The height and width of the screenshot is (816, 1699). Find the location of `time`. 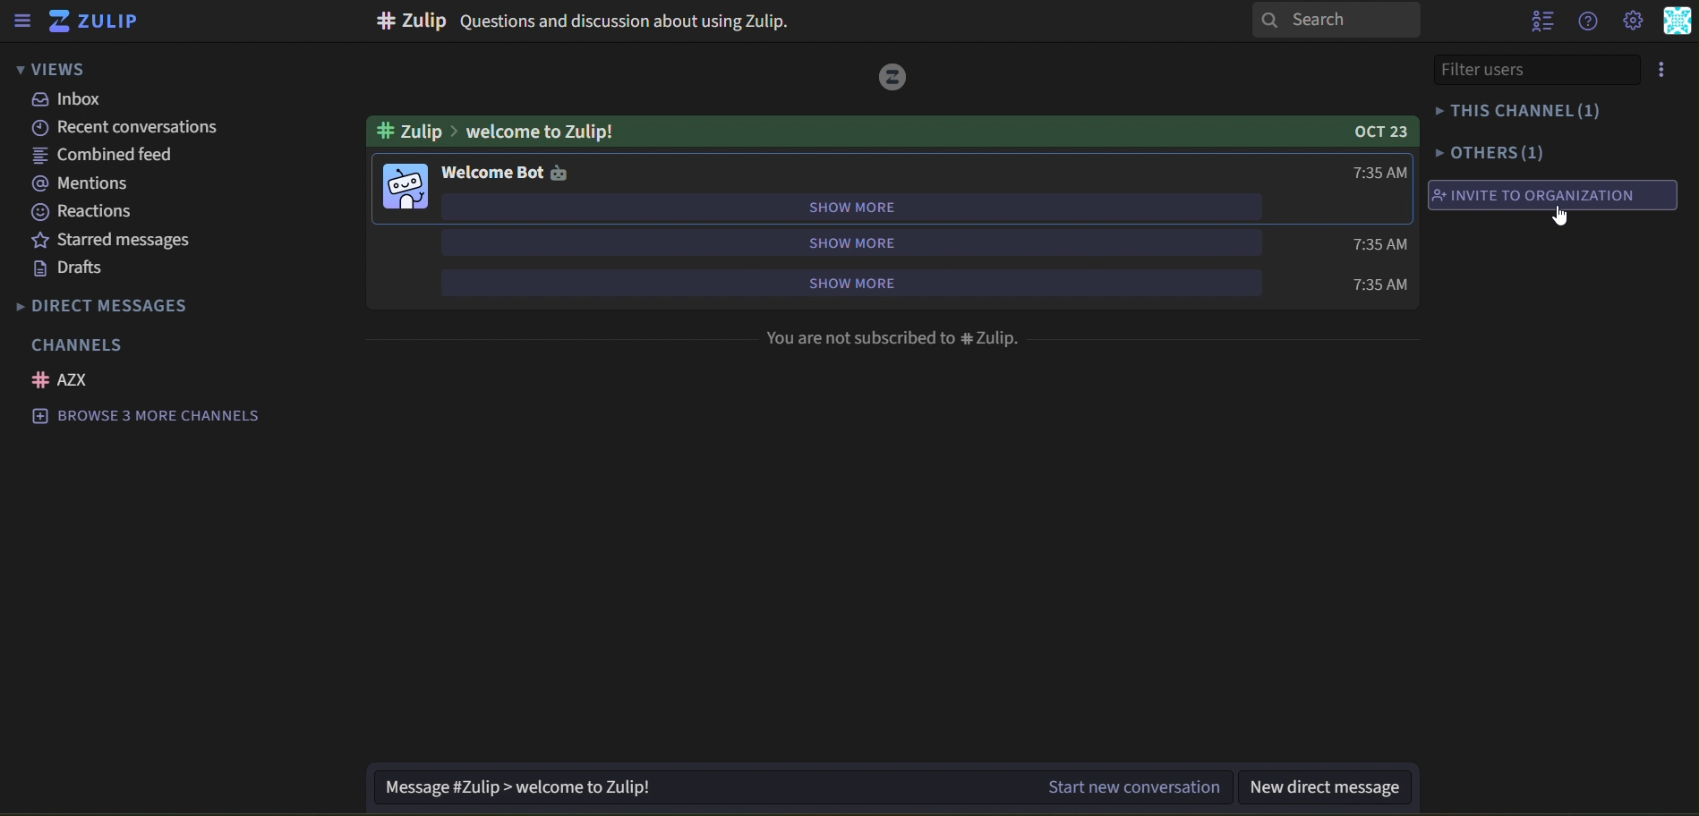

time is located at coordinates (1380, 173).